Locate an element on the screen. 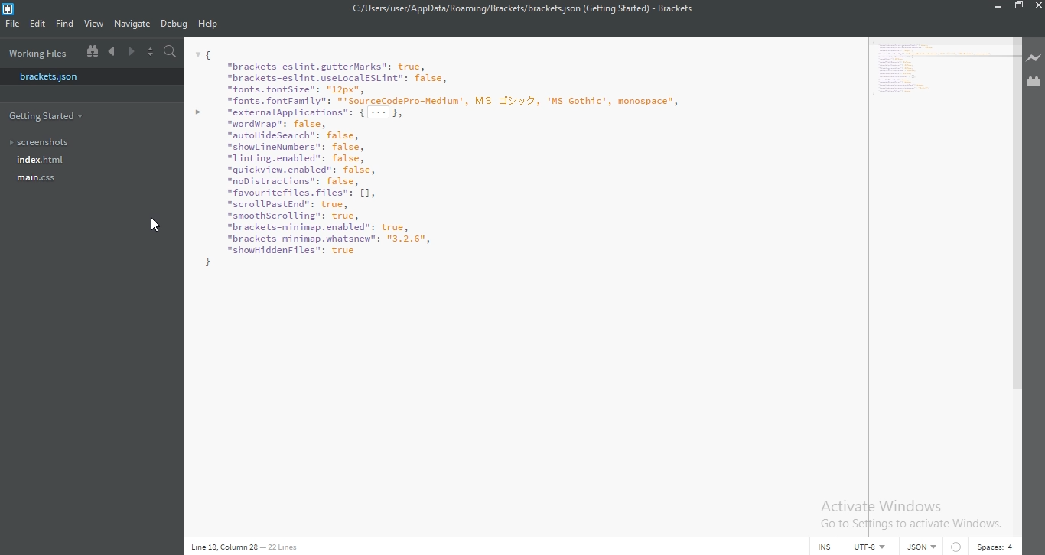  index.html is located at coordinates (41, 160).